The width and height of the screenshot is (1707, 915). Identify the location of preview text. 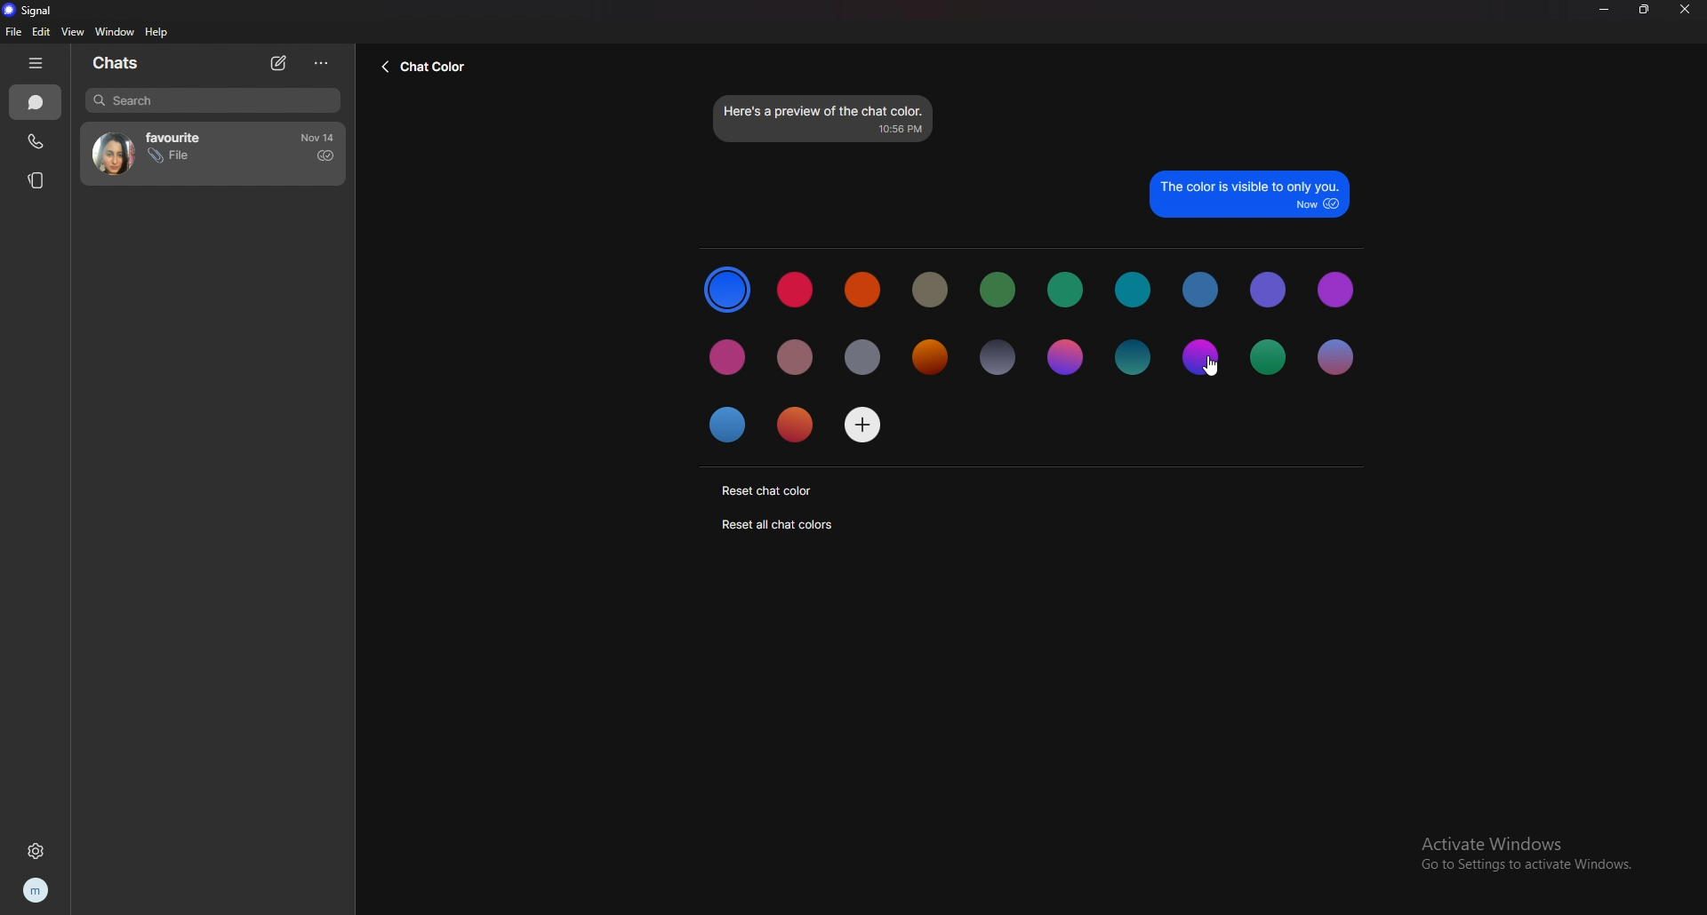
(825, 117).